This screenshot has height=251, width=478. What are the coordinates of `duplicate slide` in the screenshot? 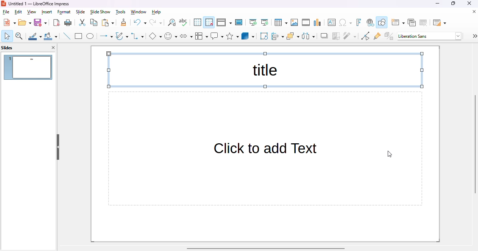 It's located at (412, 22).